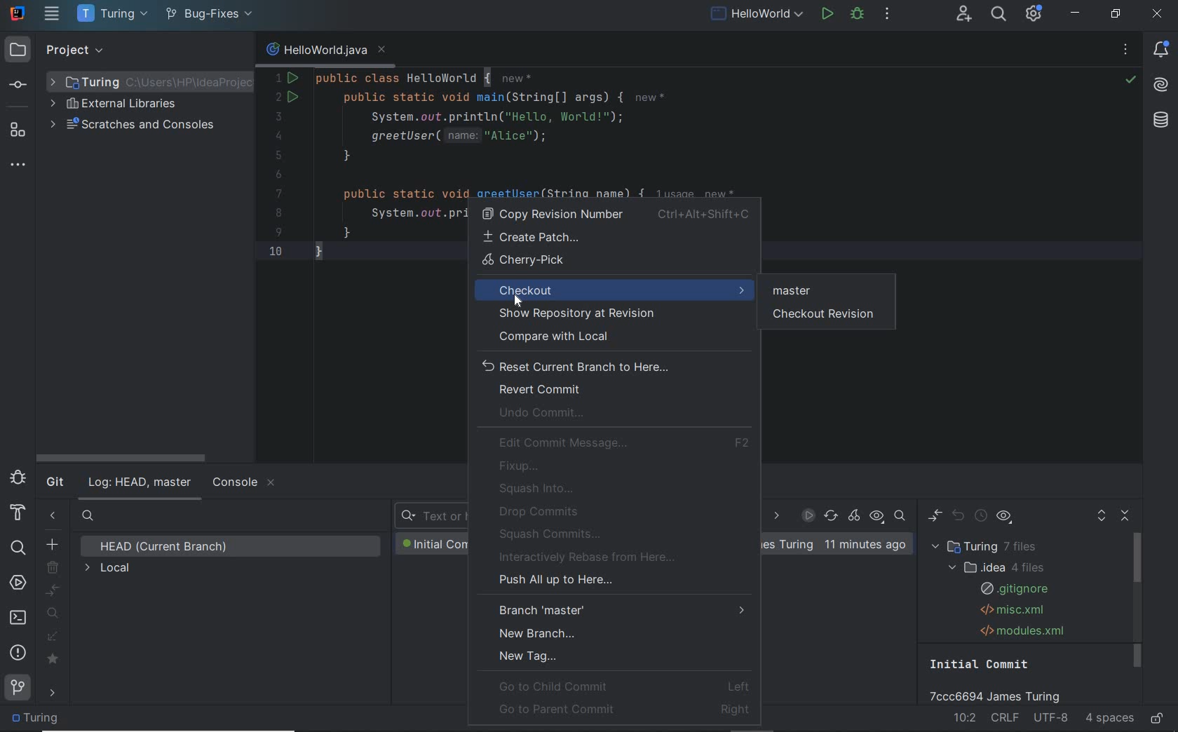 The width and height of the screenshot is (1178, 732). What do you see at coordinates (522, 466) in the screenshot?
I see `fixup` at bounding box center [522, 466].